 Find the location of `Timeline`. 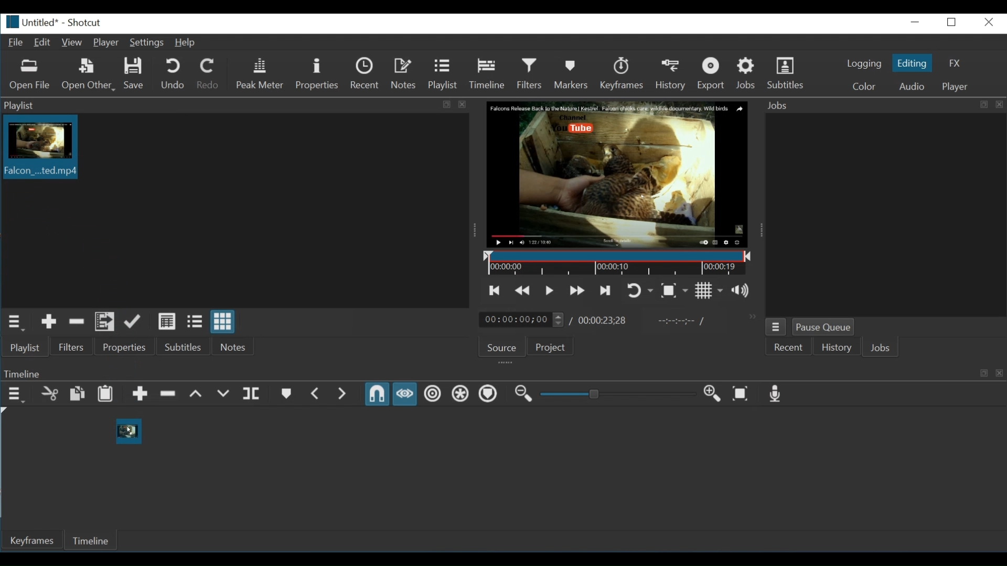

Timeline is located at coordinates (619, 264).